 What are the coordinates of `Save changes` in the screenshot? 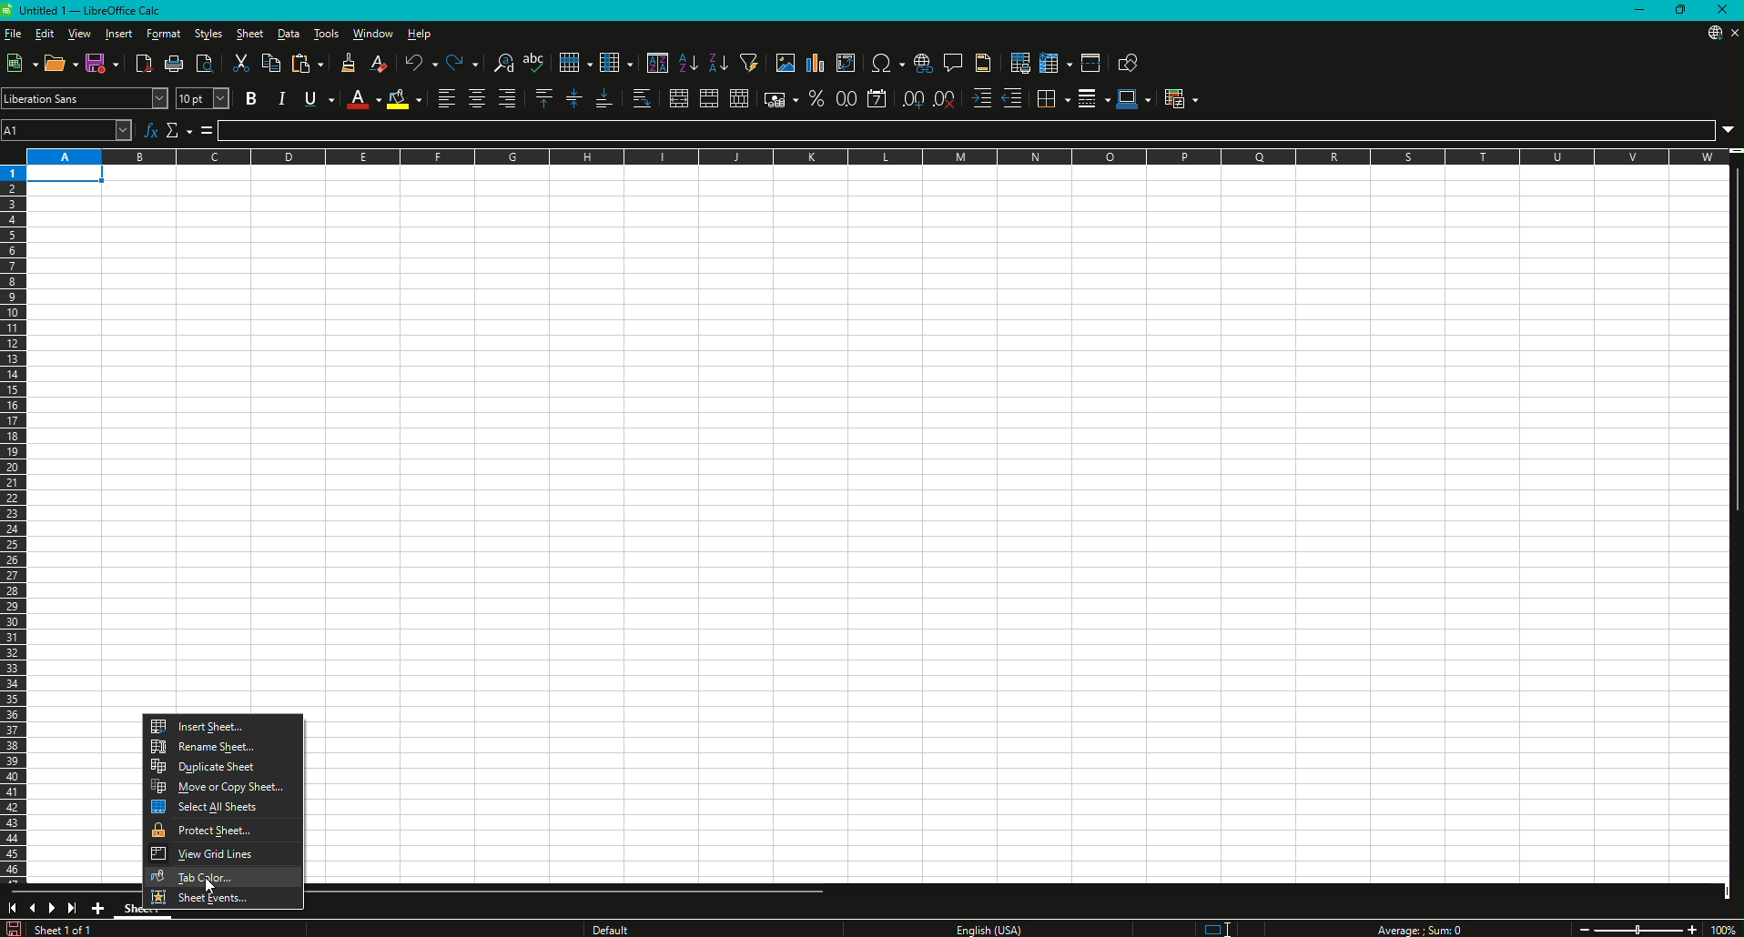 It's located at (14, 928).